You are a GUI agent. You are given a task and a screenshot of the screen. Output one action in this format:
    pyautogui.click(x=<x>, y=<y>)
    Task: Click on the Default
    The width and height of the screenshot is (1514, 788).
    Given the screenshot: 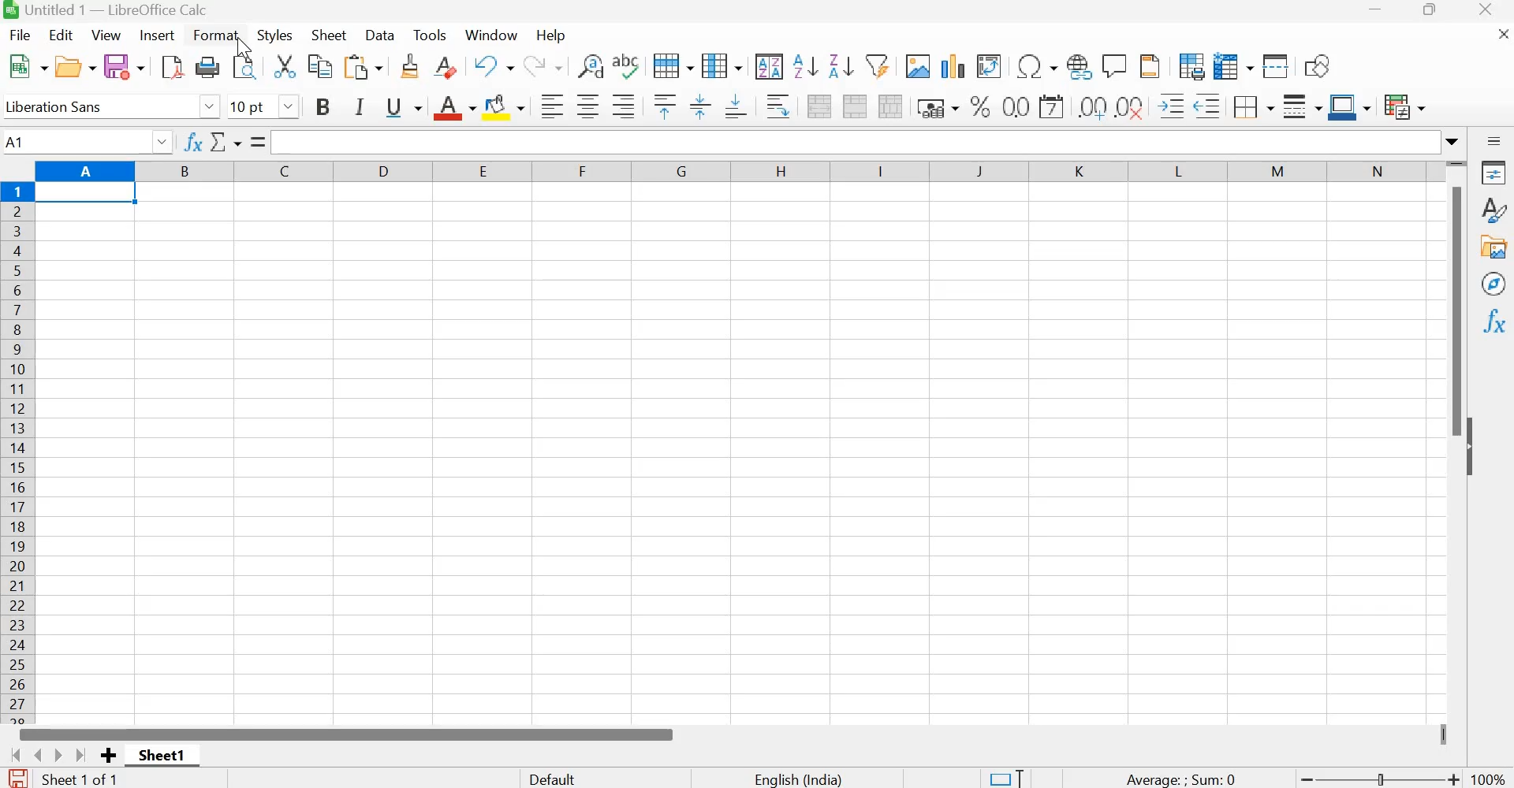 What is the action you would take?
    pyautogui.click(x=567, y=777)
    